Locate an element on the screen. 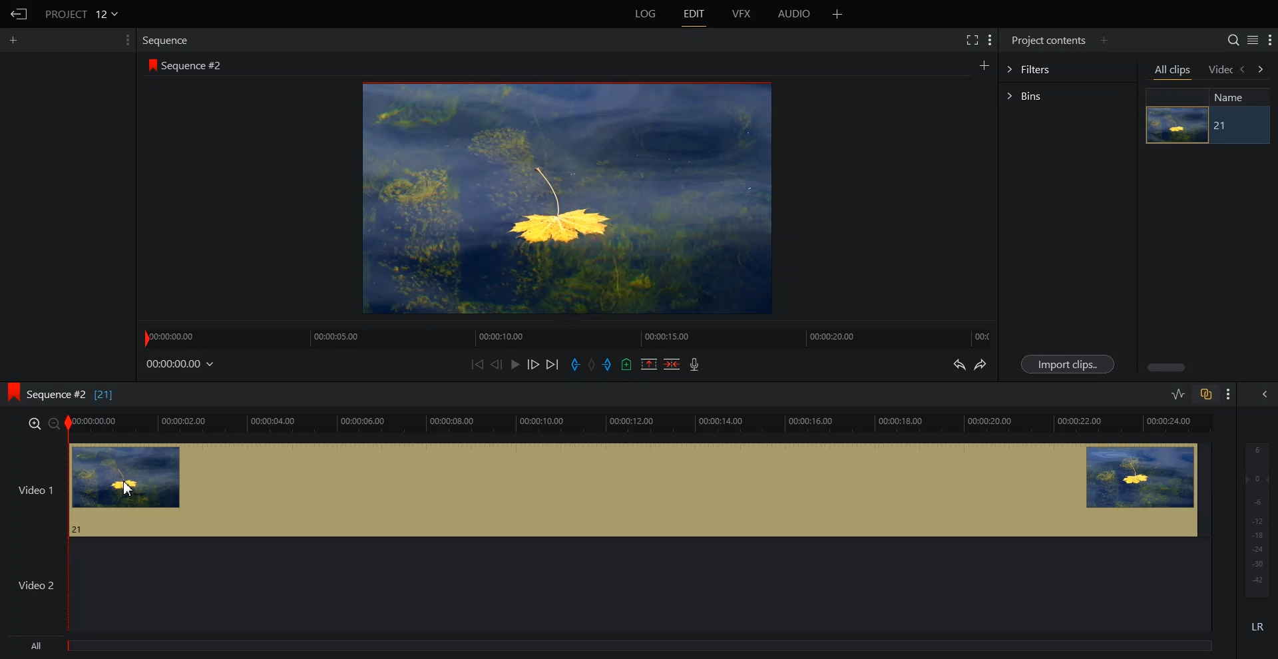 The width and height of the screenshot is (1278, 659). Name is located at coordinates (1235, 97).